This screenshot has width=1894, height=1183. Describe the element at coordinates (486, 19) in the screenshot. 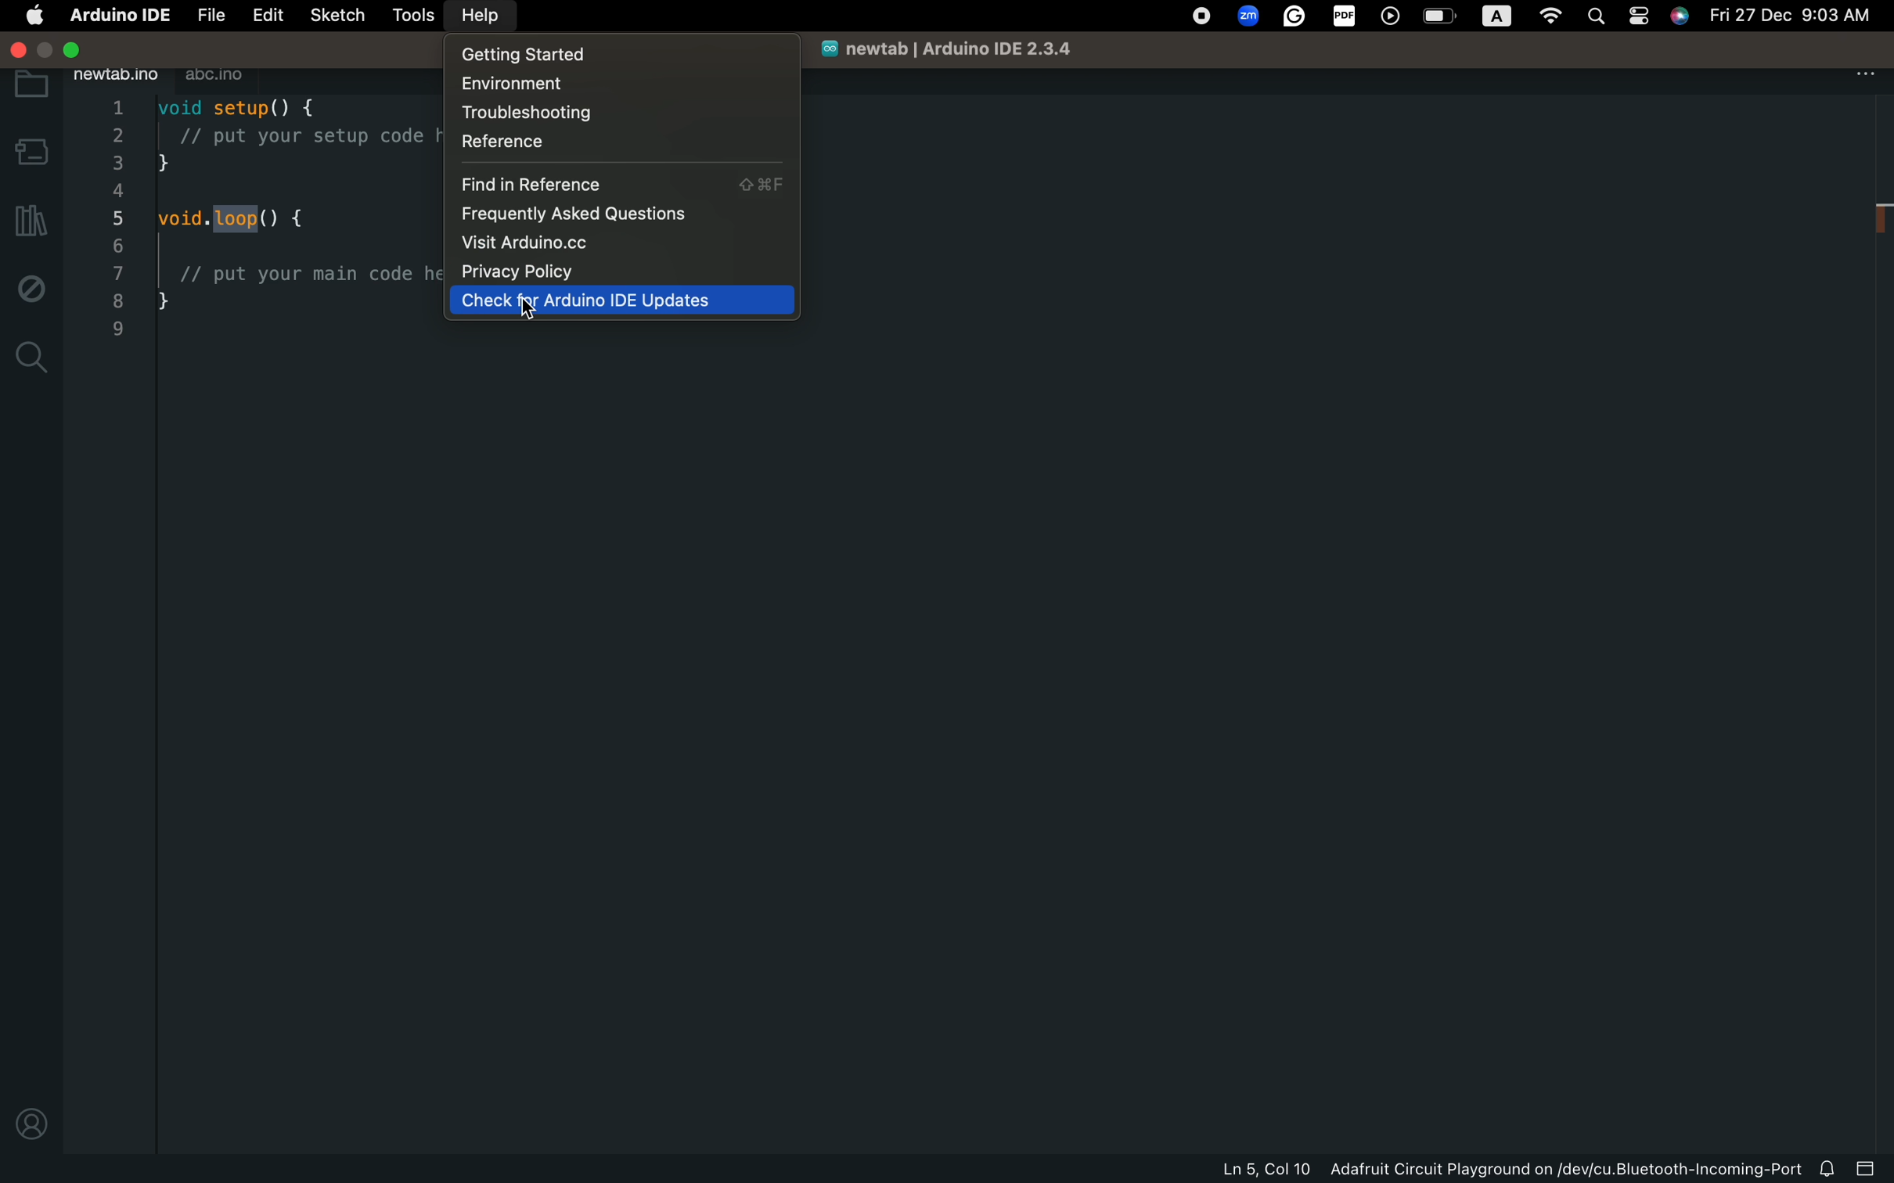

I see `help` at that location.